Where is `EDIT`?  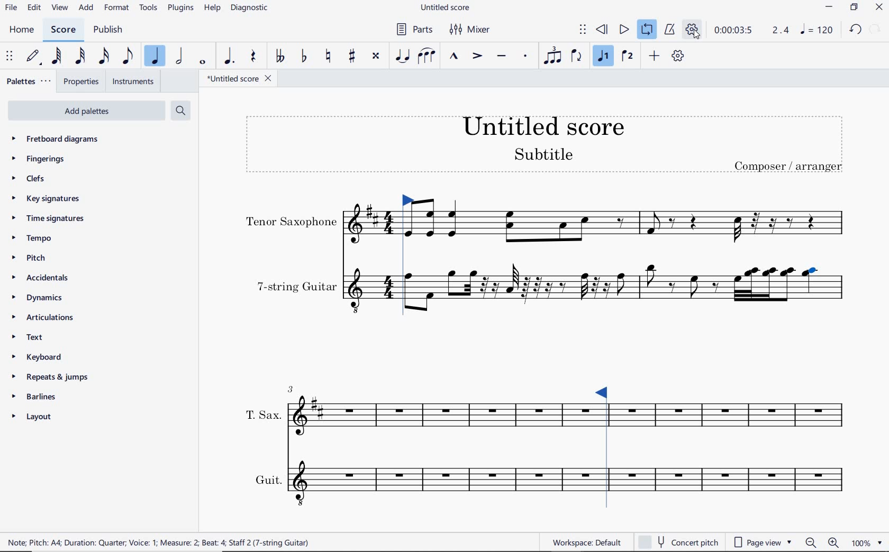
EDIT is located at coordinates (34, 8).